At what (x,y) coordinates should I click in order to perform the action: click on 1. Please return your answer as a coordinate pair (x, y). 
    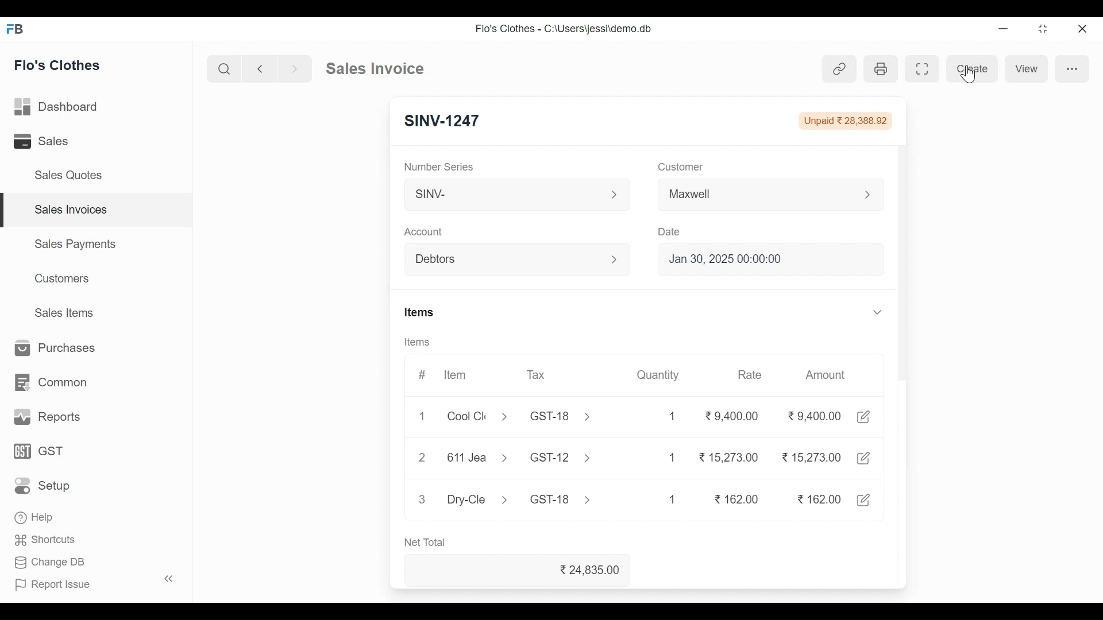
    Looking at the image, I should click on (670, 458).